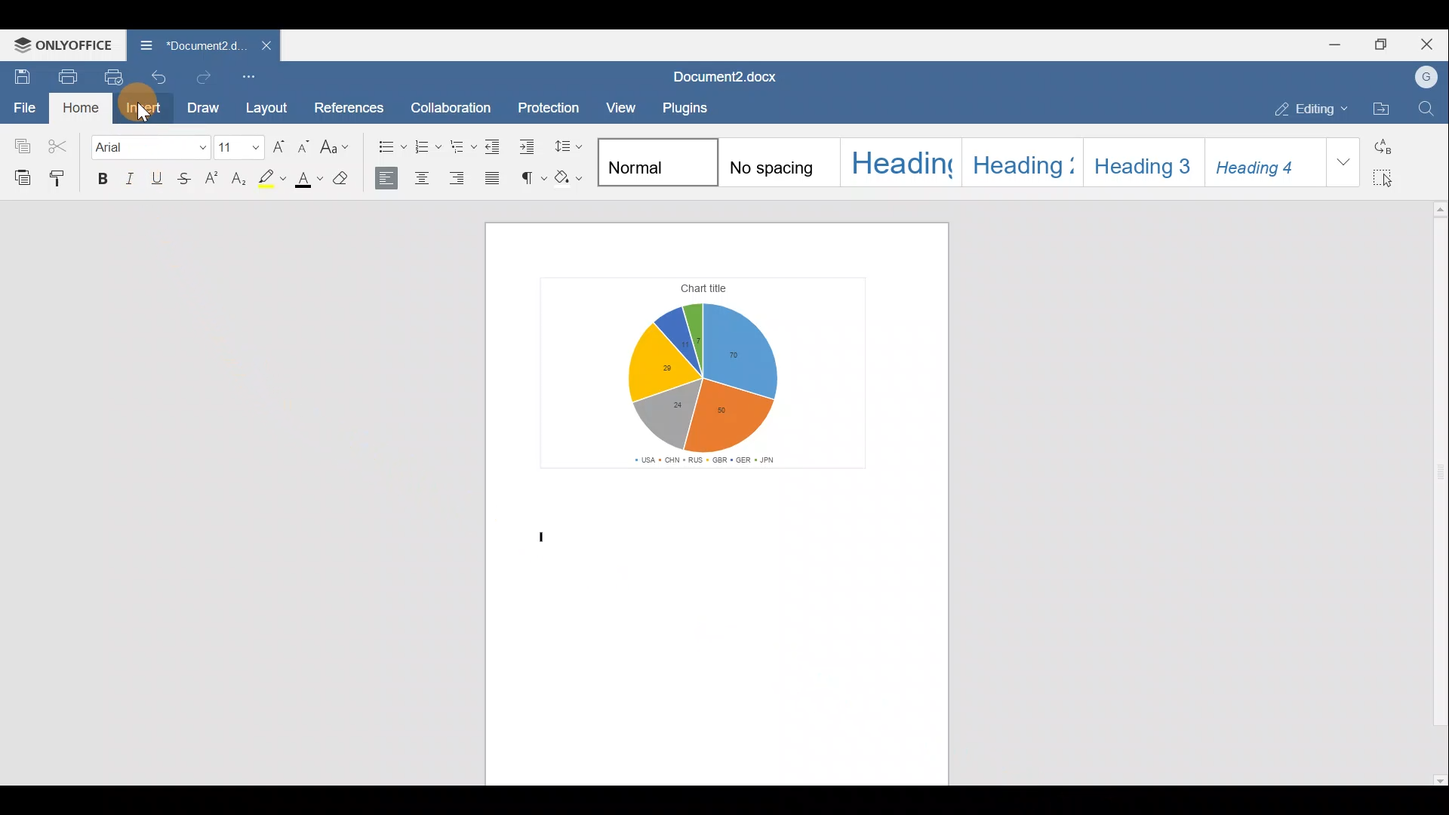  I want to click on Paragraph line spacing, so click(572, 146).